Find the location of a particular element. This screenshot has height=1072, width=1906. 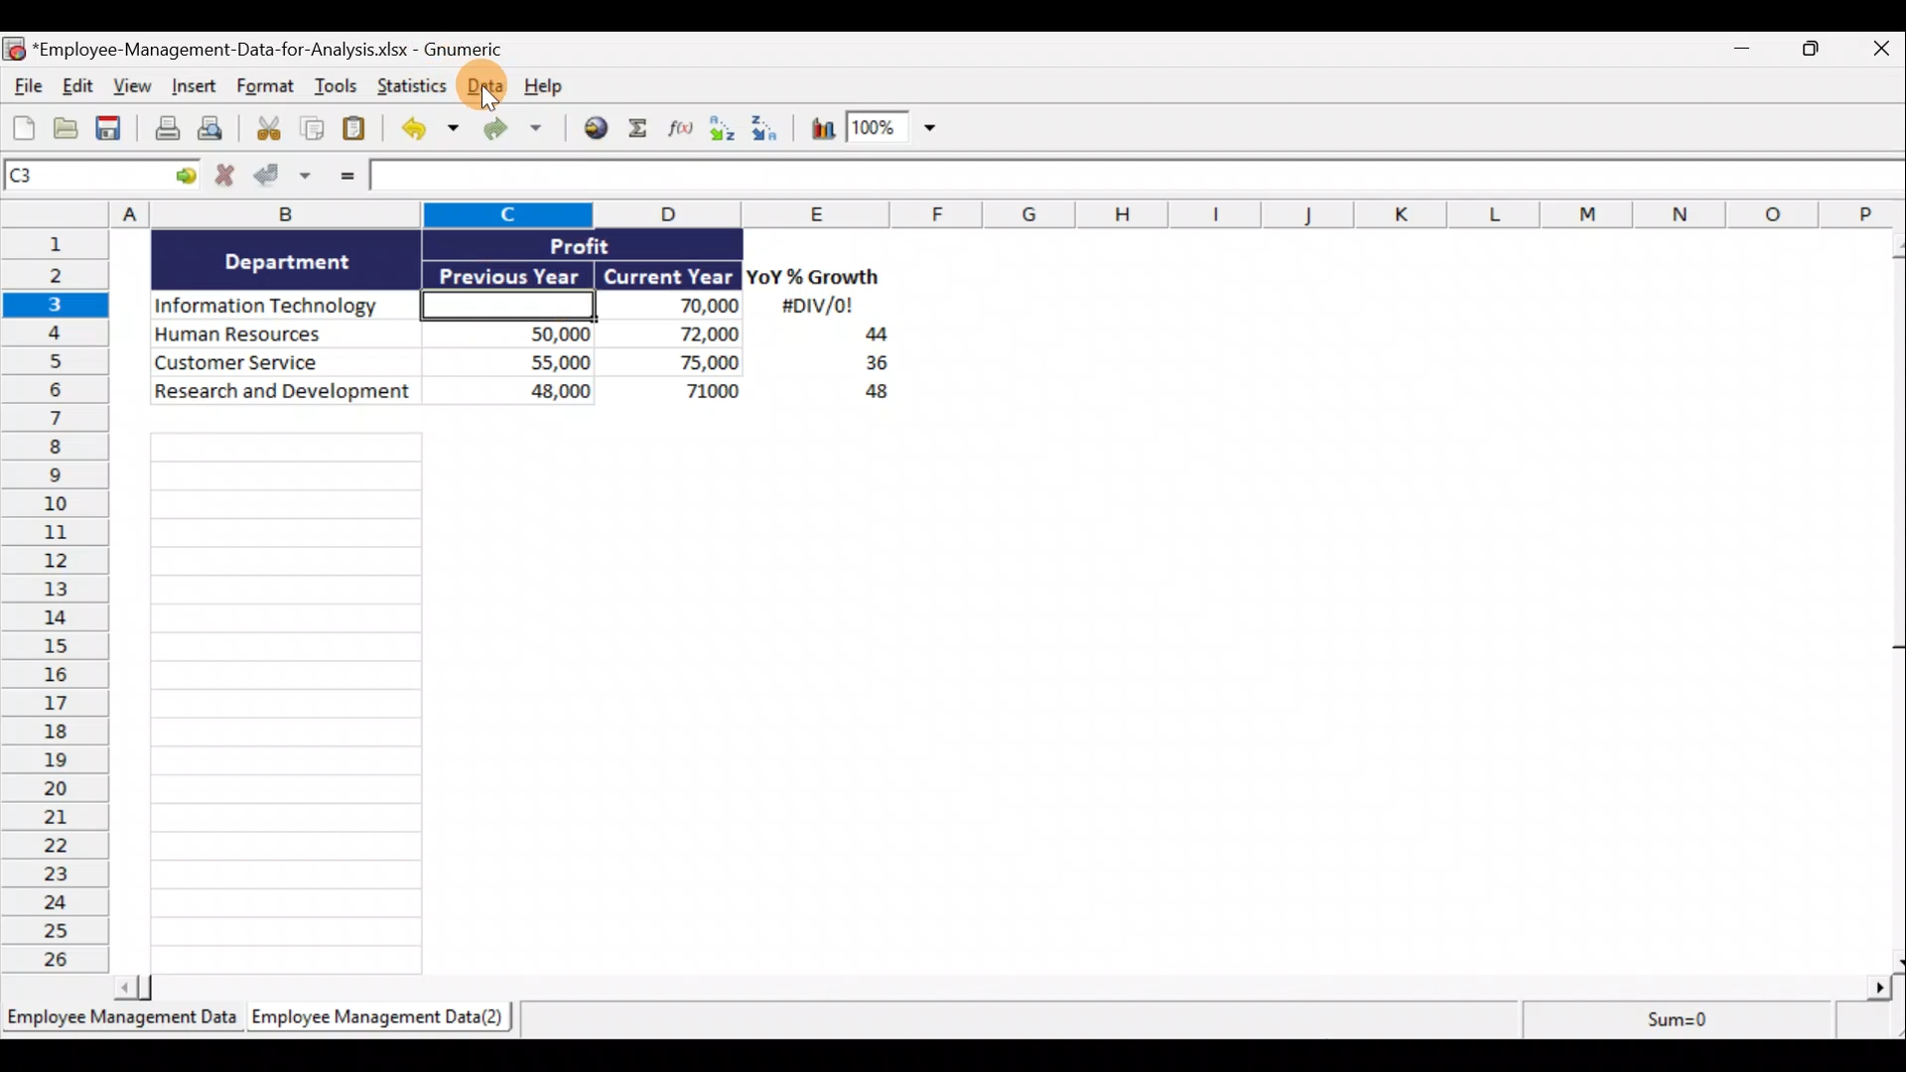

Minimize is located at coordinates (1749, 53).